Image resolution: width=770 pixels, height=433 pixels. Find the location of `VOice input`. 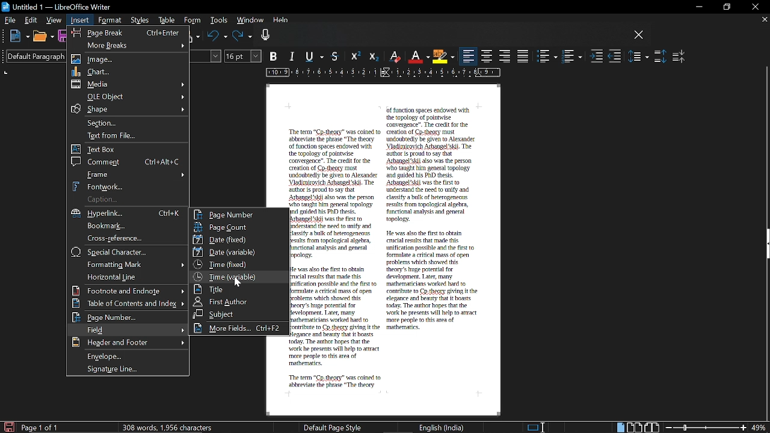

VOice input is located at coordinates (445, 37).